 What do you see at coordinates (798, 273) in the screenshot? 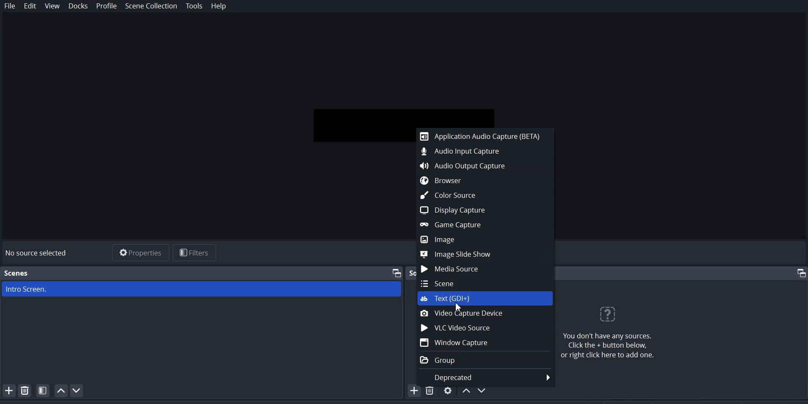
I see `Maximize` at bounding box center [798, 273].